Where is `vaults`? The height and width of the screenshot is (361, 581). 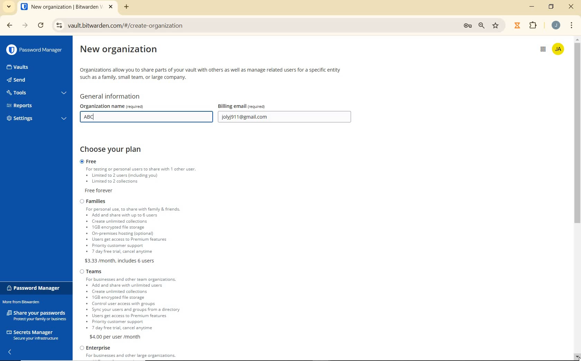 vaults is located at coordinates (24, 67).